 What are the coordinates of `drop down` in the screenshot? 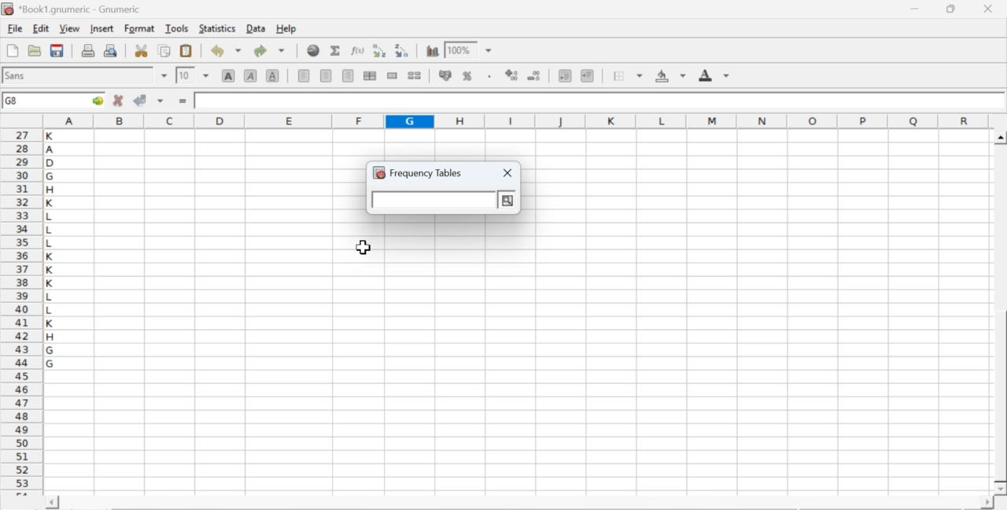 It's located at (489, 51).